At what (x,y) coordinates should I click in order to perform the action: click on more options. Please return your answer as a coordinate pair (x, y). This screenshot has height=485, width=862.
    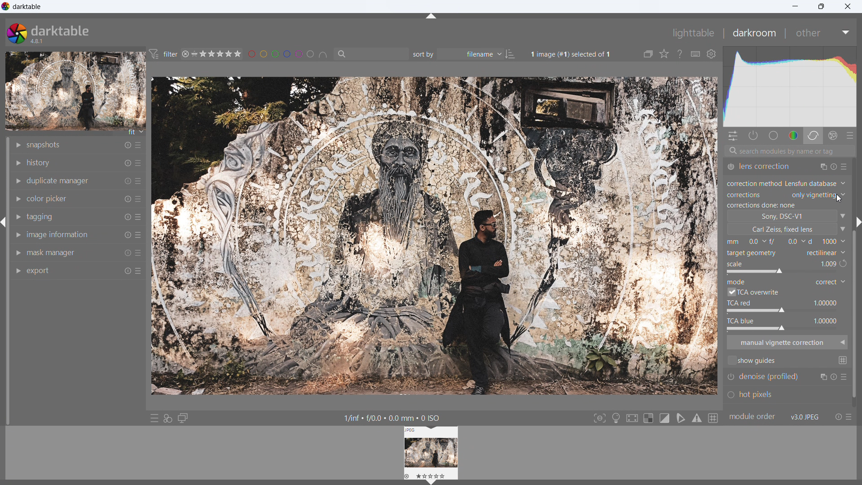
    Looking at the image, I should click on (140, 162).